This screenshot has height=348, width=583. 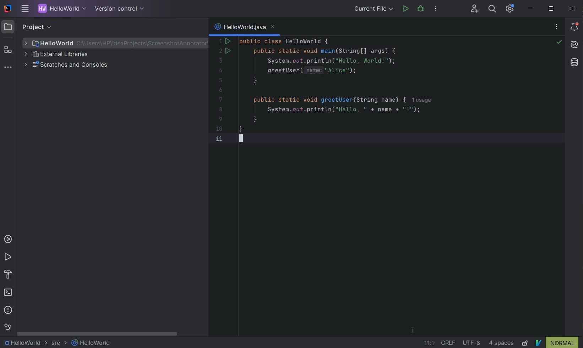 What do you see at coordinates (112, 43) in the screenshot?
I see `FILE NAME` at bounding box center [112, 43].